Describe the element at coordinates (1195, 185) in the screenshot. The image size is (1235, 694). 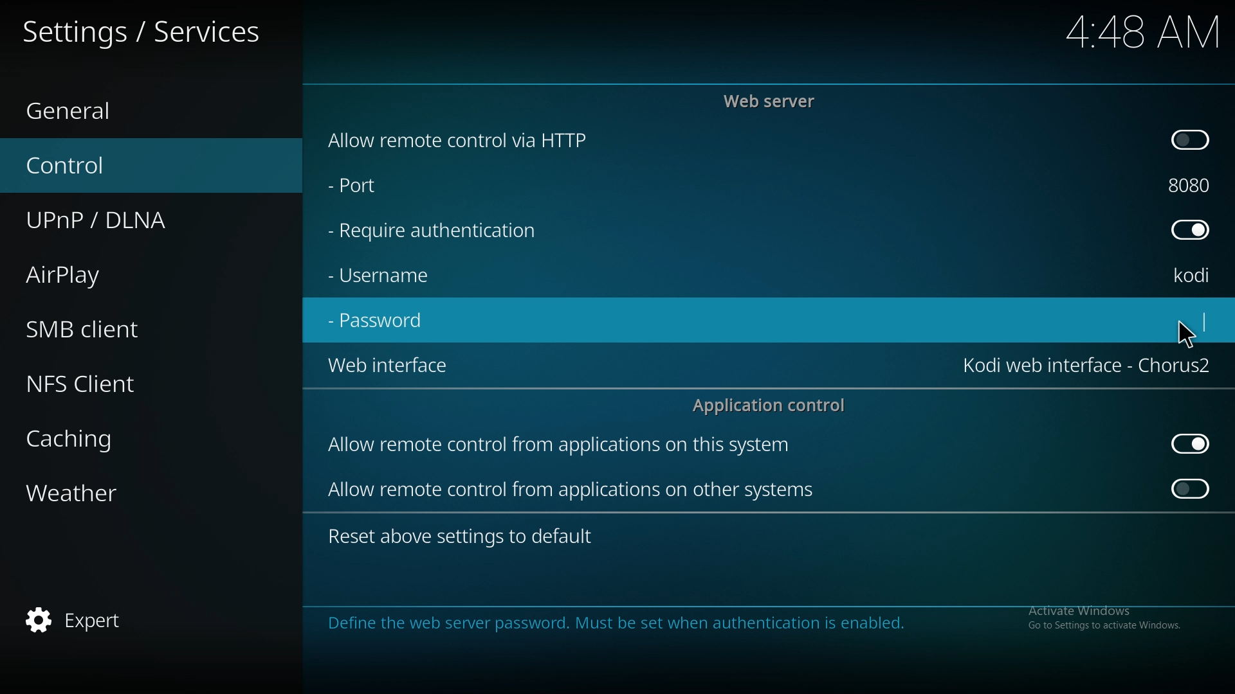
I see `port` at that location.